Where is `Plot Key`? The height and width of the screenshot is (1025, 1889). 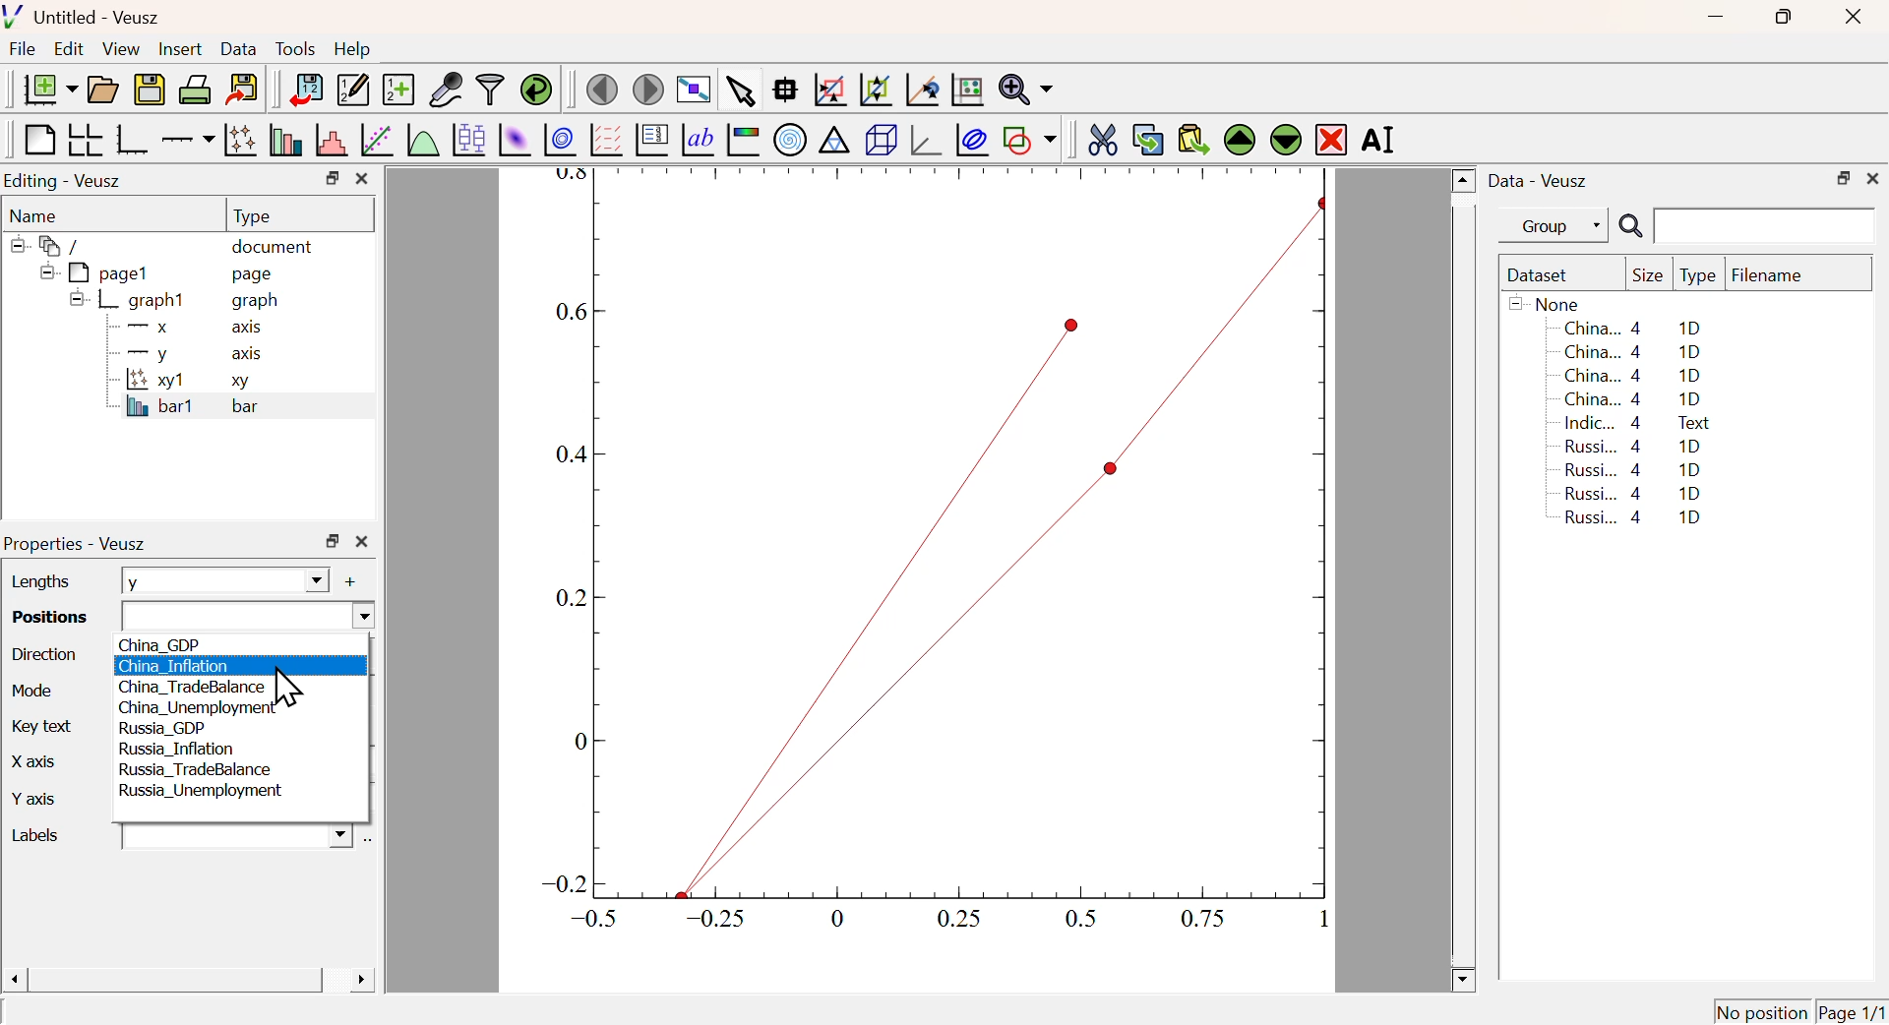 Plot Key is located at coordinates (650, 139).